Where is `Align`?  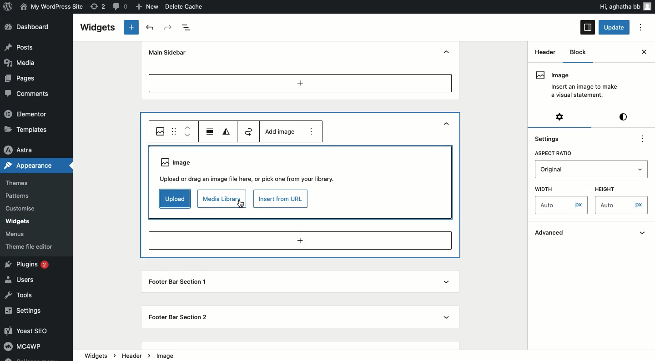 Align is located at coordinates (210, 131).